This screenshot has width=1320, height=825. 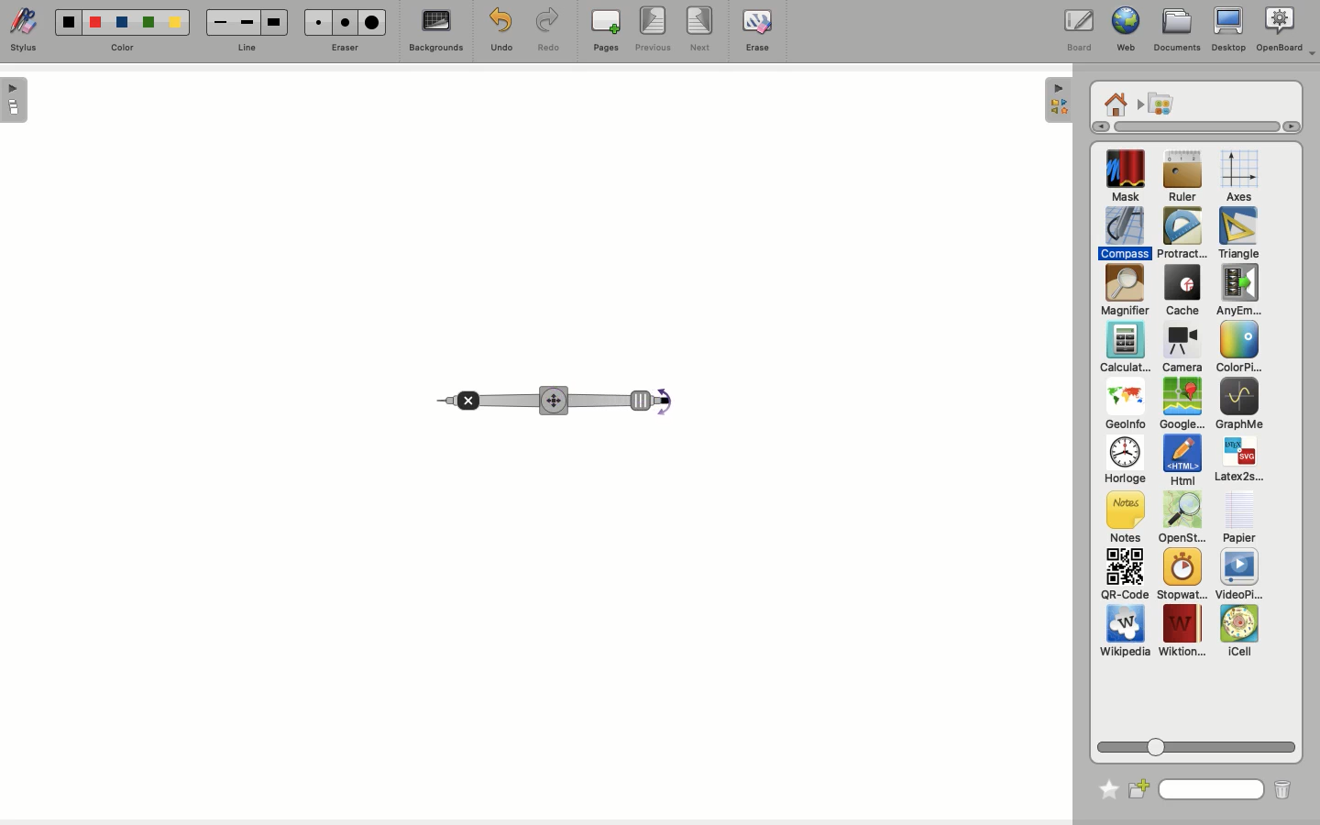 What do you see at coordinates (1122, 518) in the screenshot?
I see `Notes` at bounding box center [1122, 518].